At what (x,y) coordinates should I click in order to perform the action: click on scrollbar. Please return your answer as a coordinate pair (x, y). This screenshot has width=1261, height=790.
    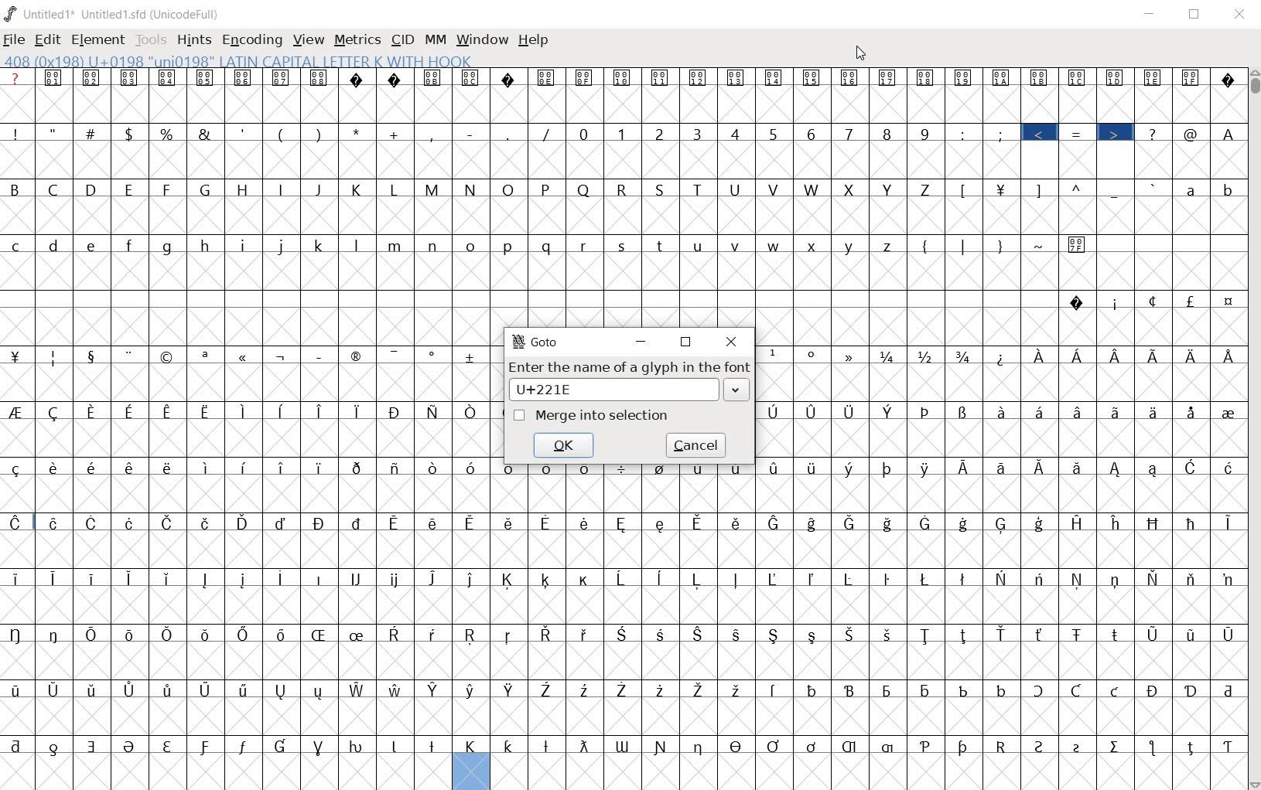
    Looking at the image, I should click on (1253, 427).